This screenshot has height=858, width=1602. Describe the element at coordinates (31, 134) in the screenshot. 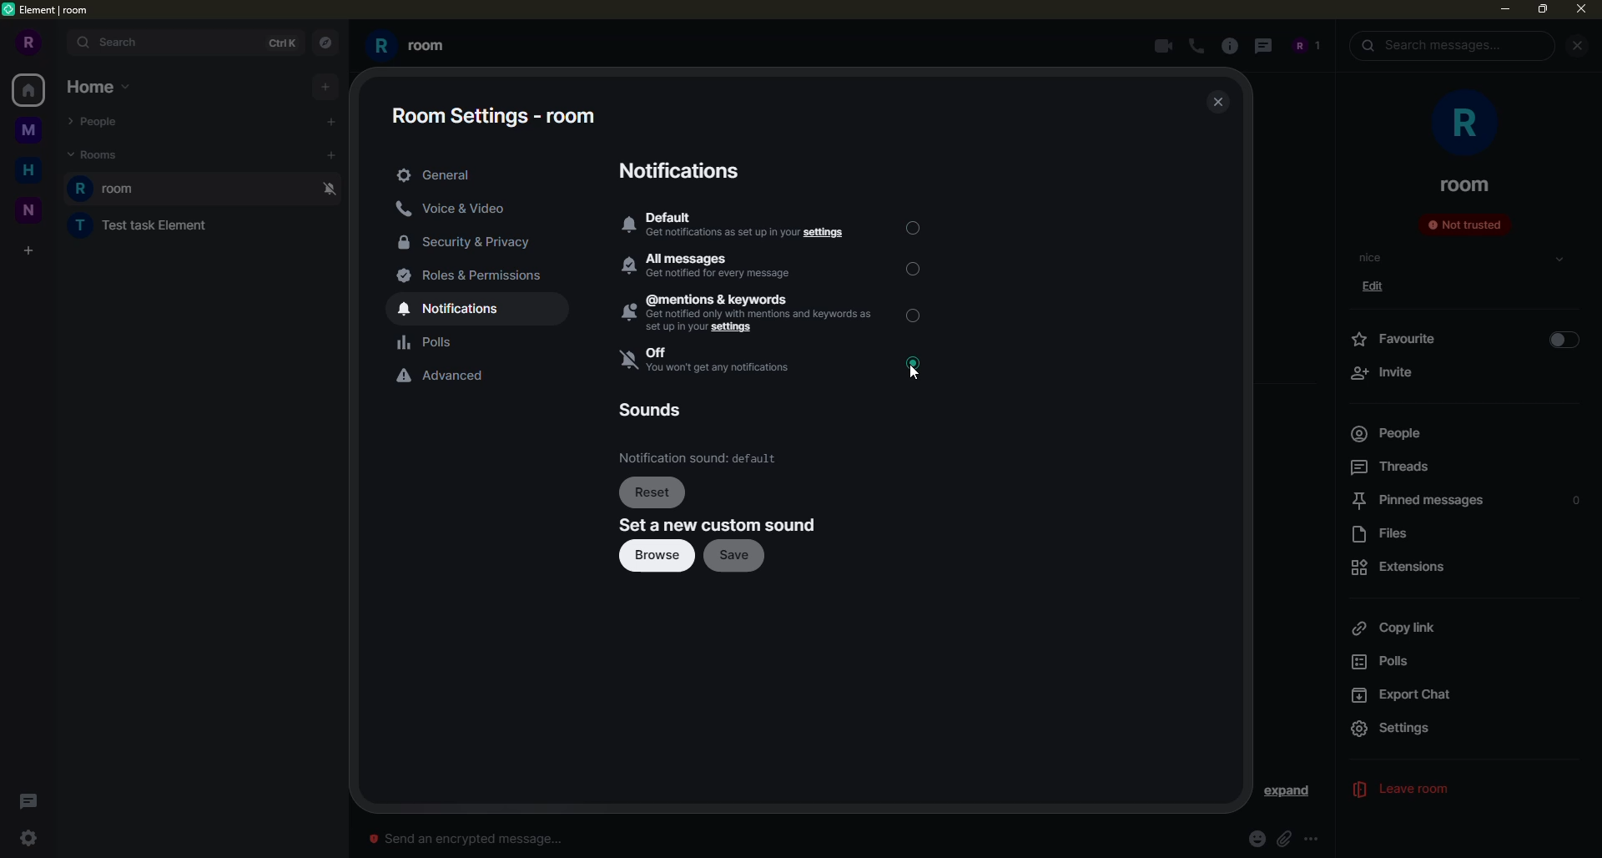

I see `M` at that location.